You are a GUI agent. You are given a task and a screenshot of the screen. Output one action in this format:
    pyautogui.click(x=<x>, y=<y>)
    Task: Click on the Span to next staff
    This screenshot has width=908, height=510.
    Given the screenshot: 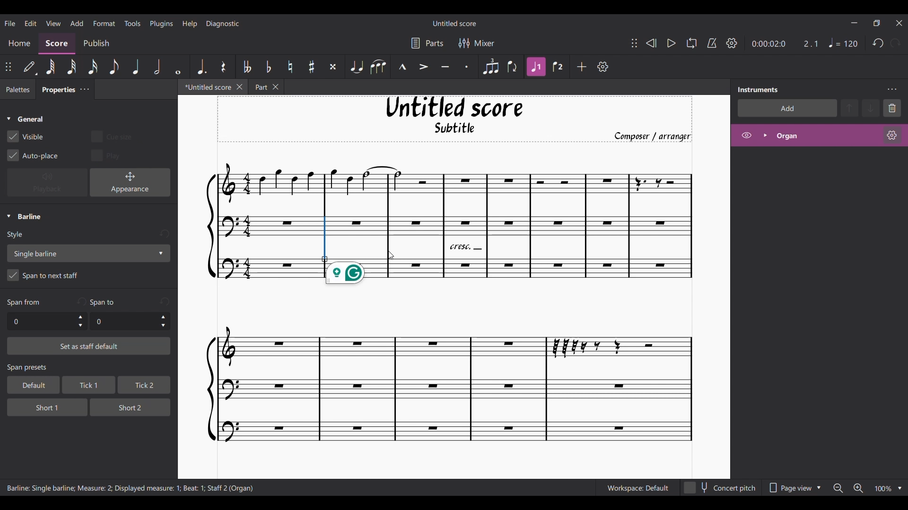 What is the action you would take?
    pyautogui.click(x=88, y=277)
    